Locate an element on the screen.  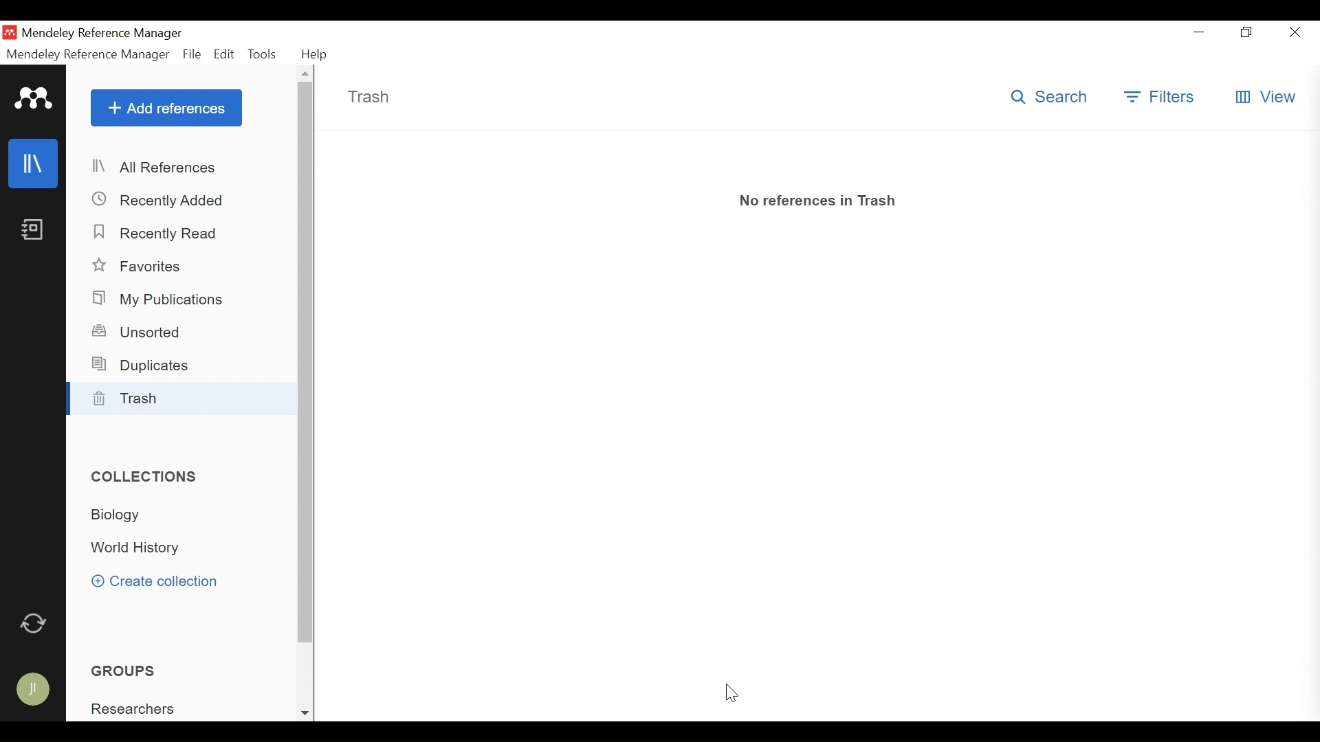
World History is located at coordinates (143, 550).